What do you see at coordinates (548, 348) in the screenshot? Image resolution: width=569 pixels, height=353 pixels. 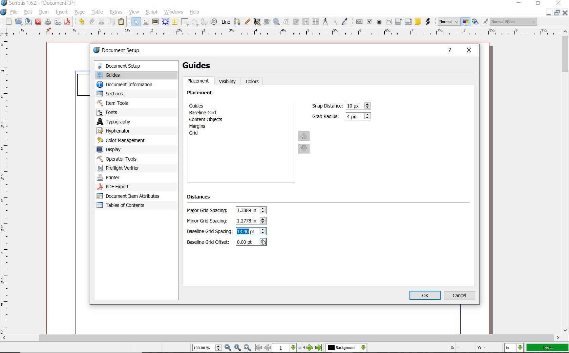 I see `100%` at bounding box center [548, 348].